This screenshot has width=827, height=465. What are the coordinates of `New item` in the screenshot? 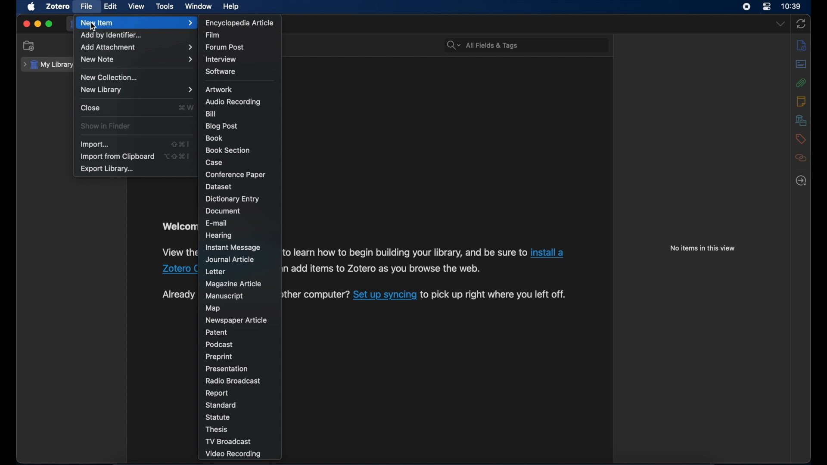 It's located at (136, 23).